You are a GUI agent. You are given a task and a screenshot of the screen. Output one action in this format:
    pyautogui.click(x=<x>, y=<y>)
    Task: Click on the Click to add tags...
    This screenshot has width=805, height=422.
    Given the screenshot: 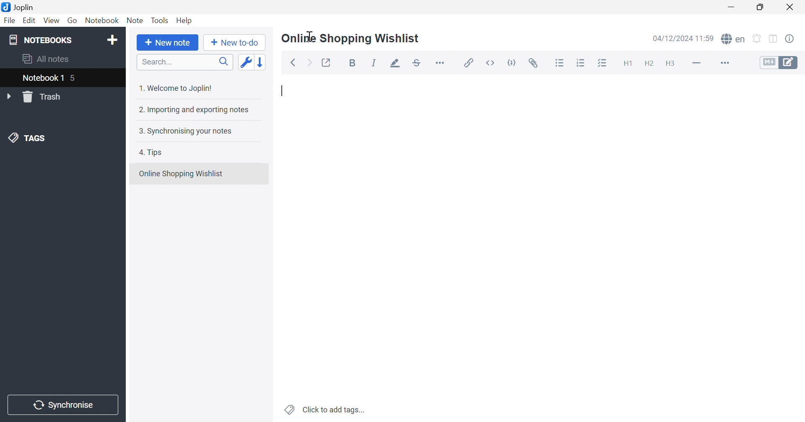 What is the action you would take?
    pyautogui.click(x=324, y=409)
    